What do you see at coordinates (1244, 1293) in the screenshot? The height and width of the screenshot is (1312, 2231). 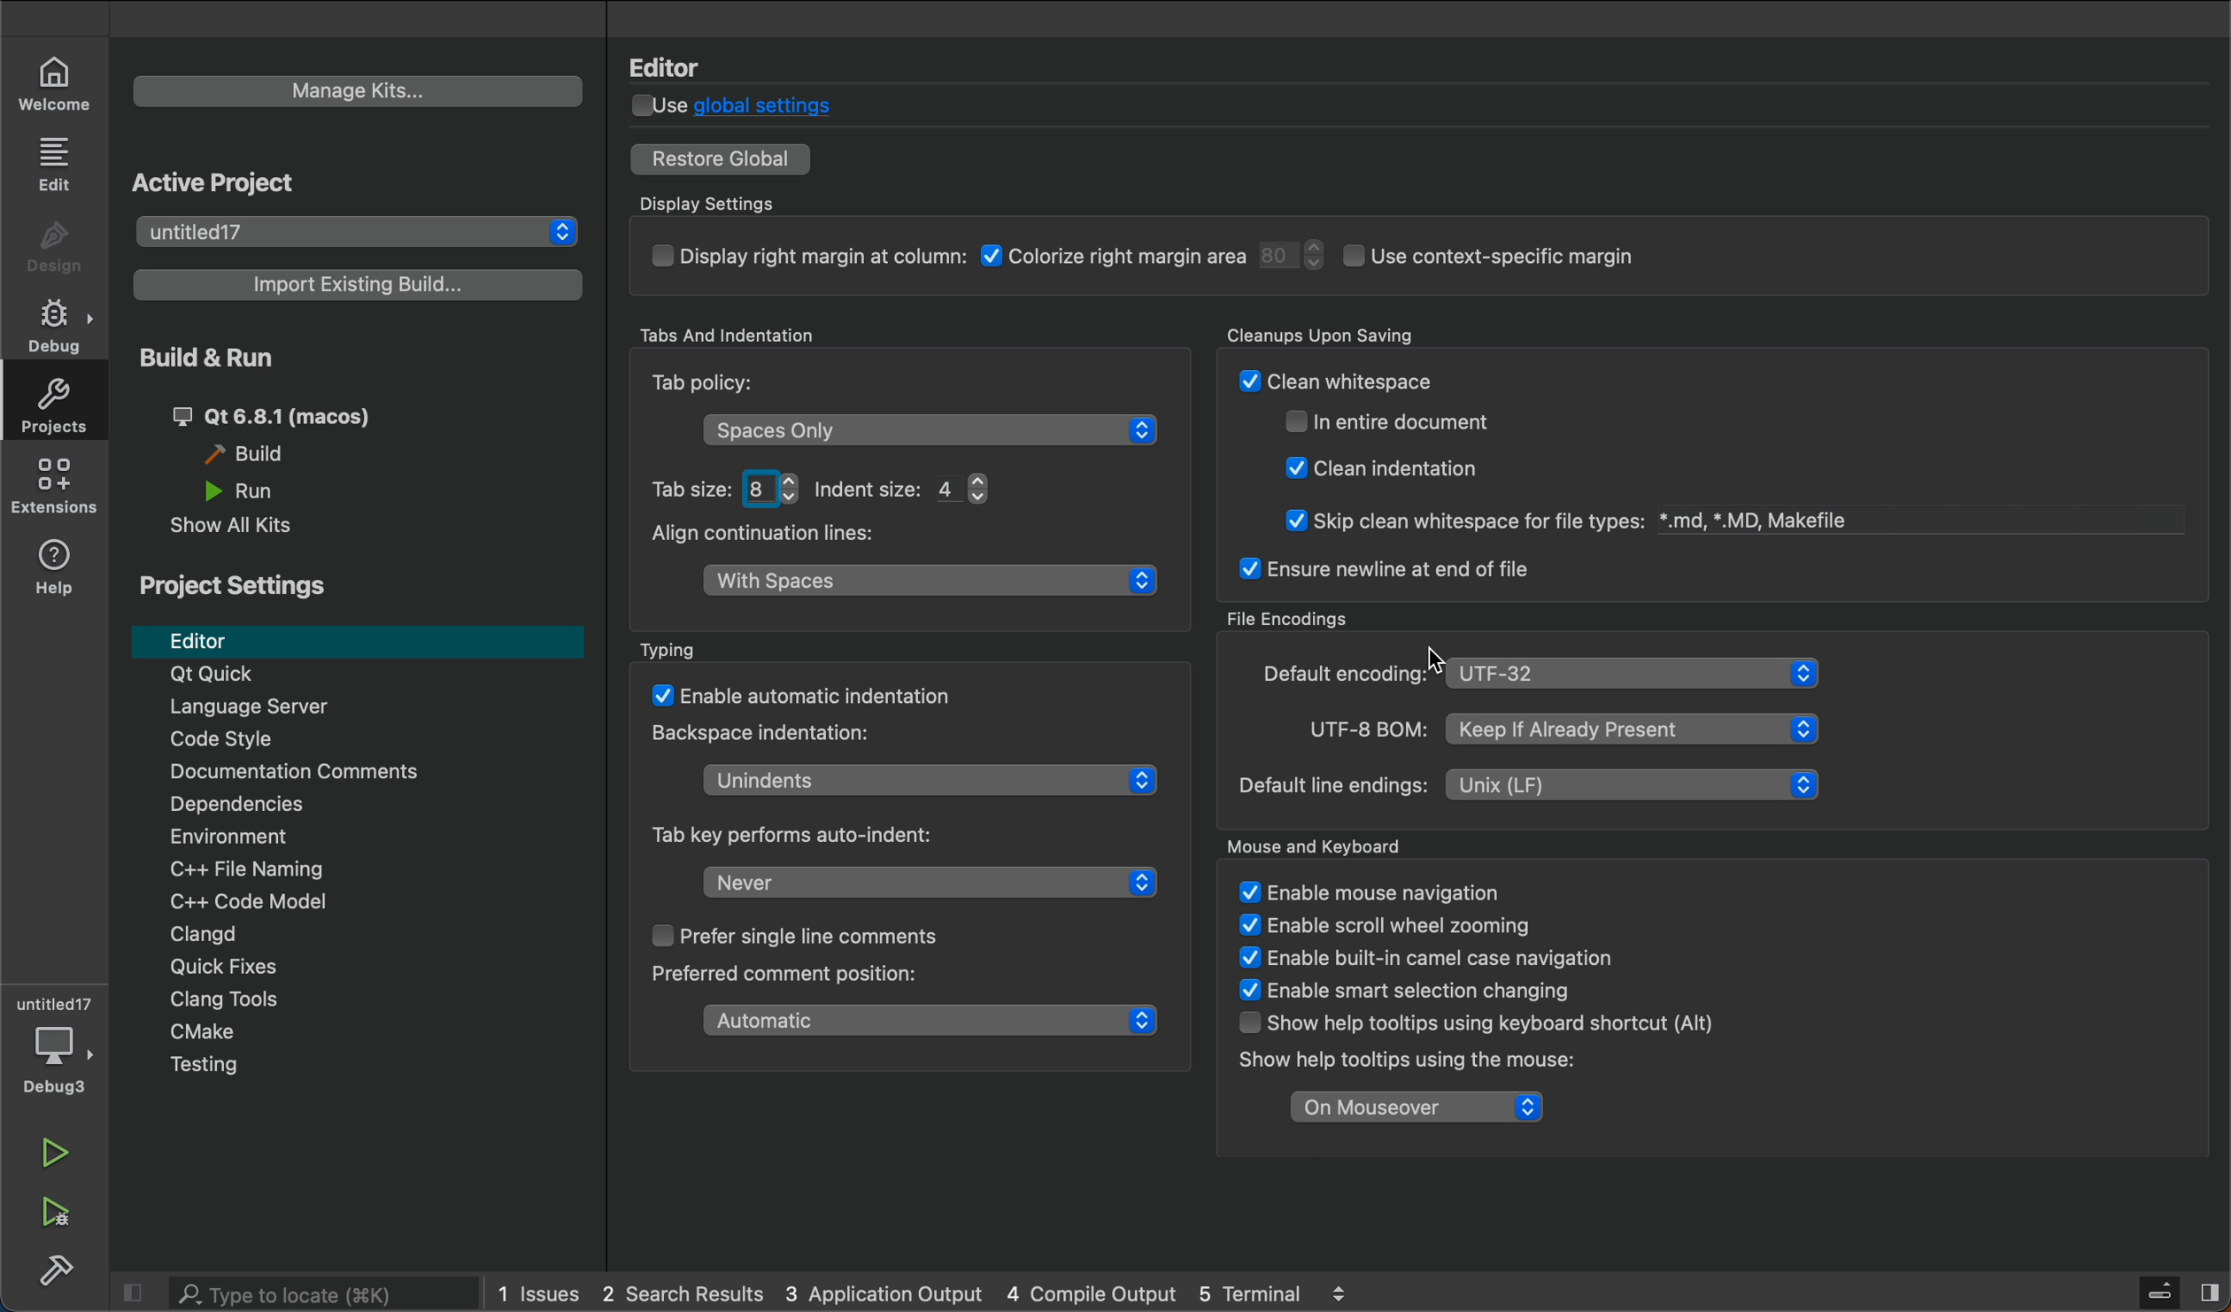 I see `` at bounding box center [1244, 1293].